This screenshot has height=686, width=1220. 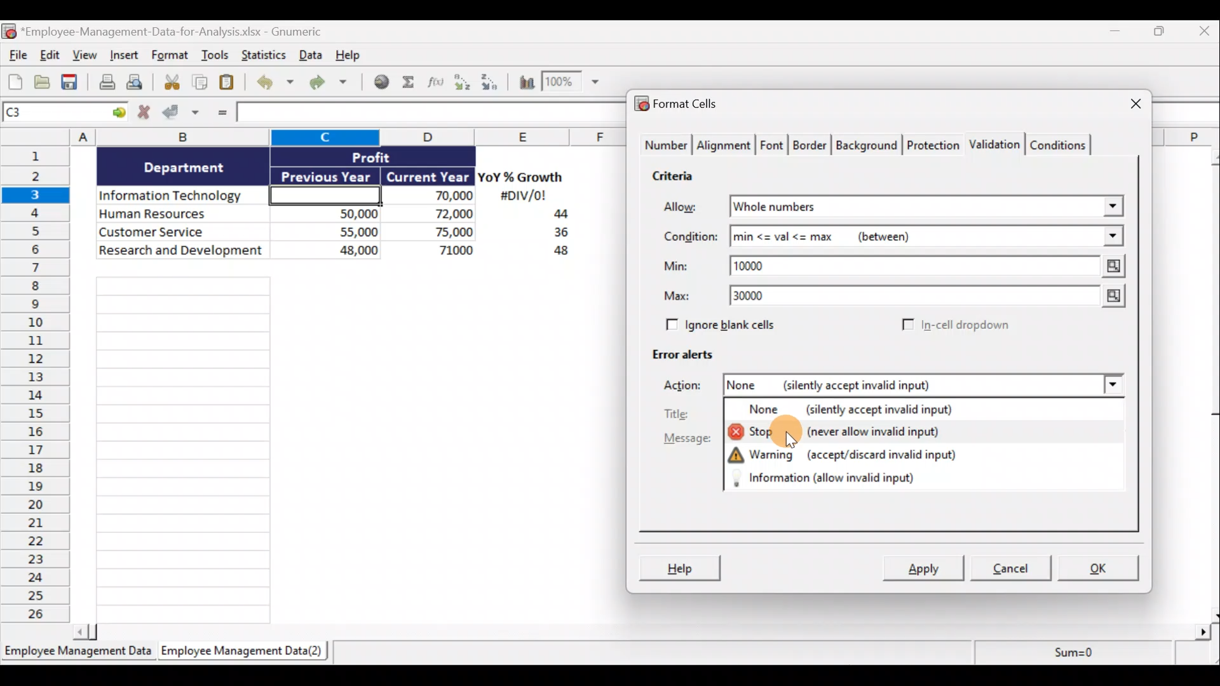 I want to click on Print preview, so click(x=142, y=85).